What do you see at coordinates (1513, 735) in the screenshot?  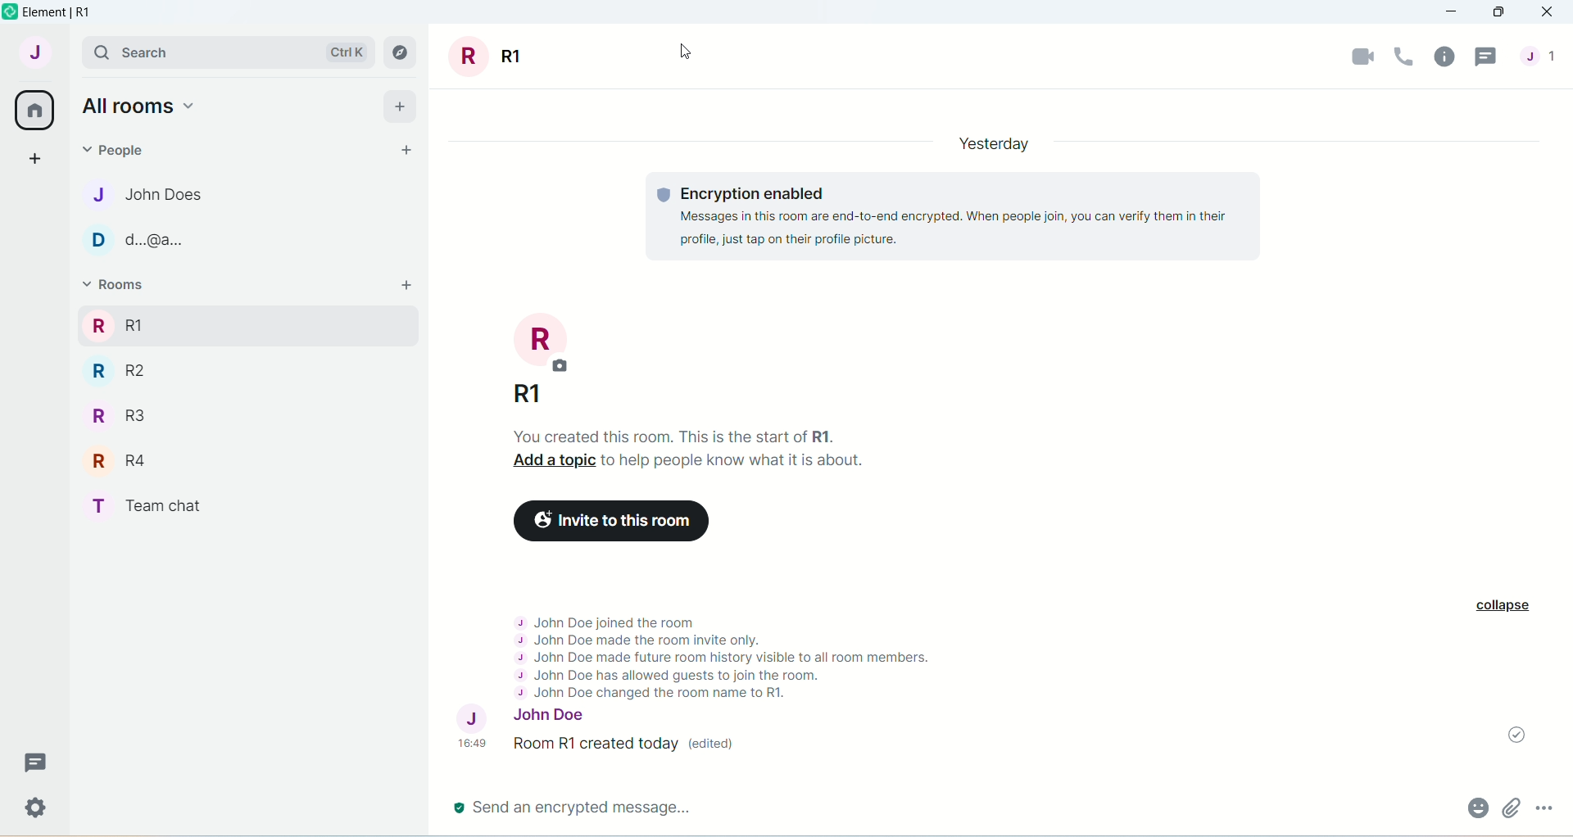 I see `message sent` at bounding box center [1513, 735].